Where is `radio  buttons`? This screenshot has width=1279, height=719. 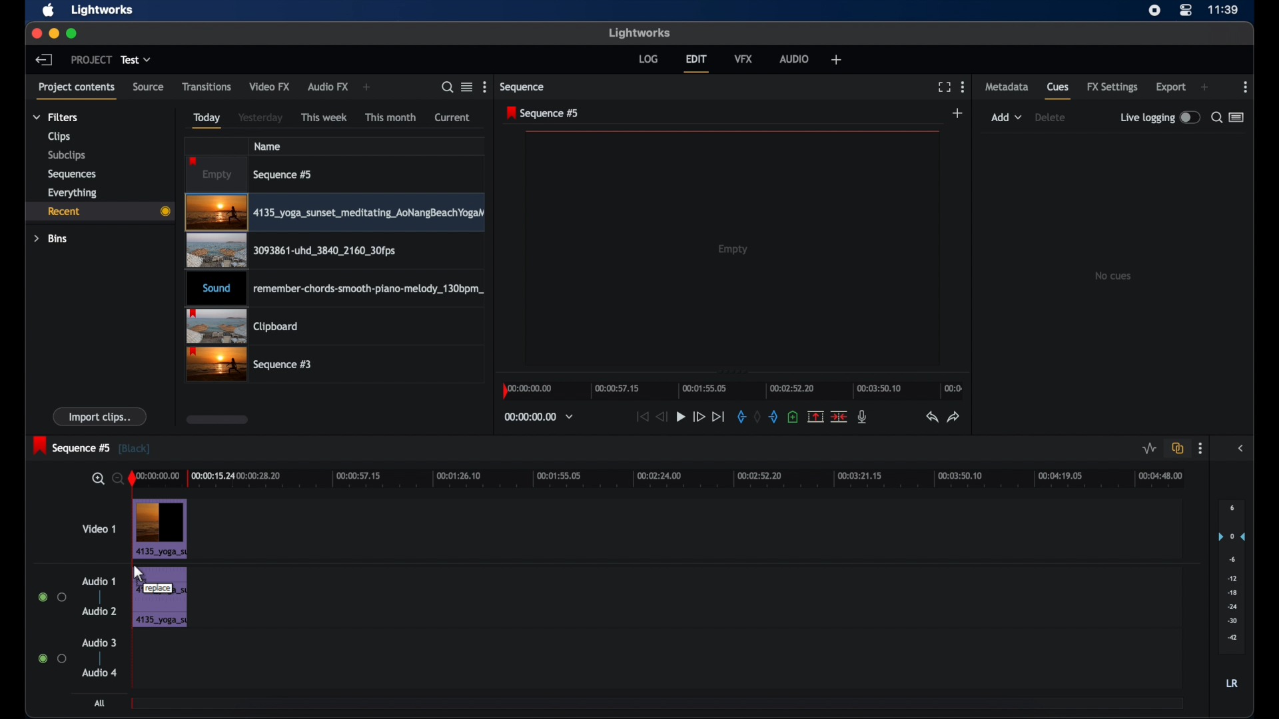 radio  buttons is located at coordinates (53, 658).